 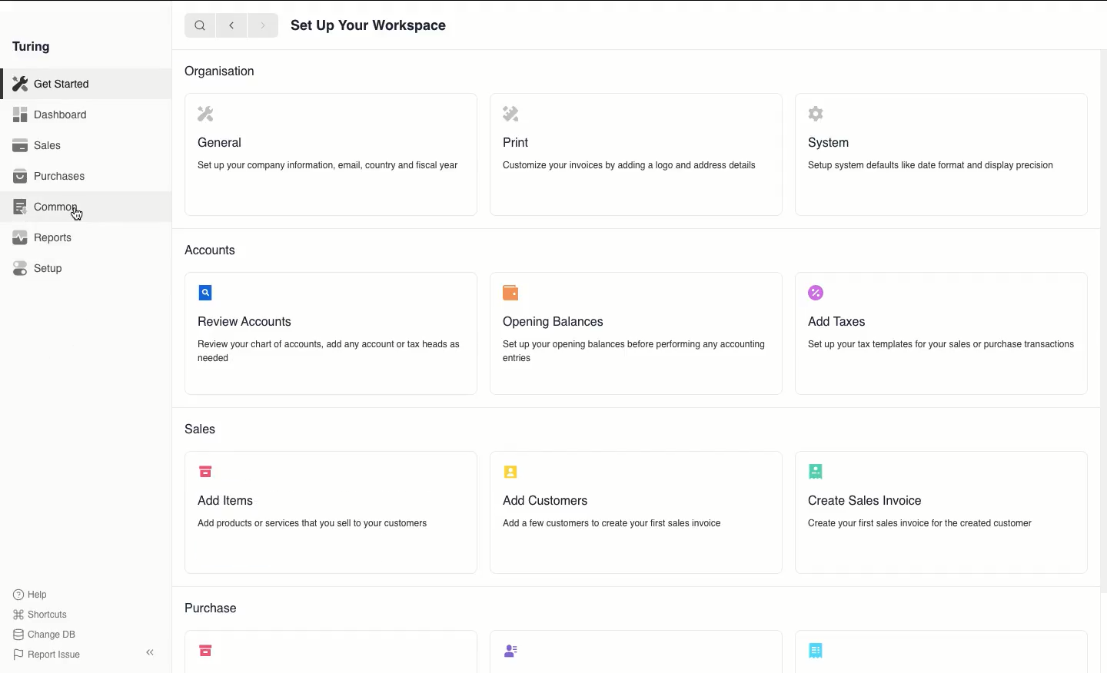 What do you see at coordinates (42, 615) in the screenshot?
I see `Shortcuts` at bounding box center [42, 615].